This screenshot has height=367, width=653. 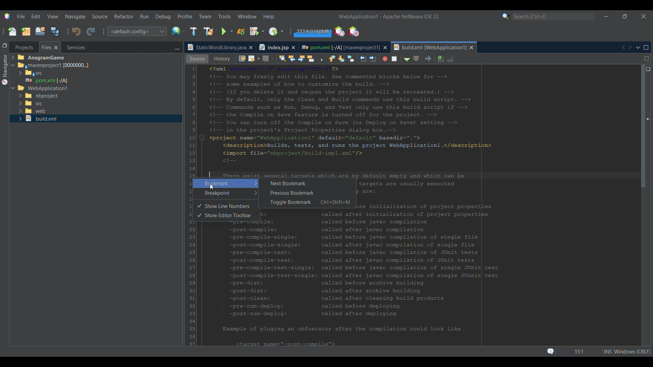 I want to click on Current tab highlighted, so click(x=340, y=47).